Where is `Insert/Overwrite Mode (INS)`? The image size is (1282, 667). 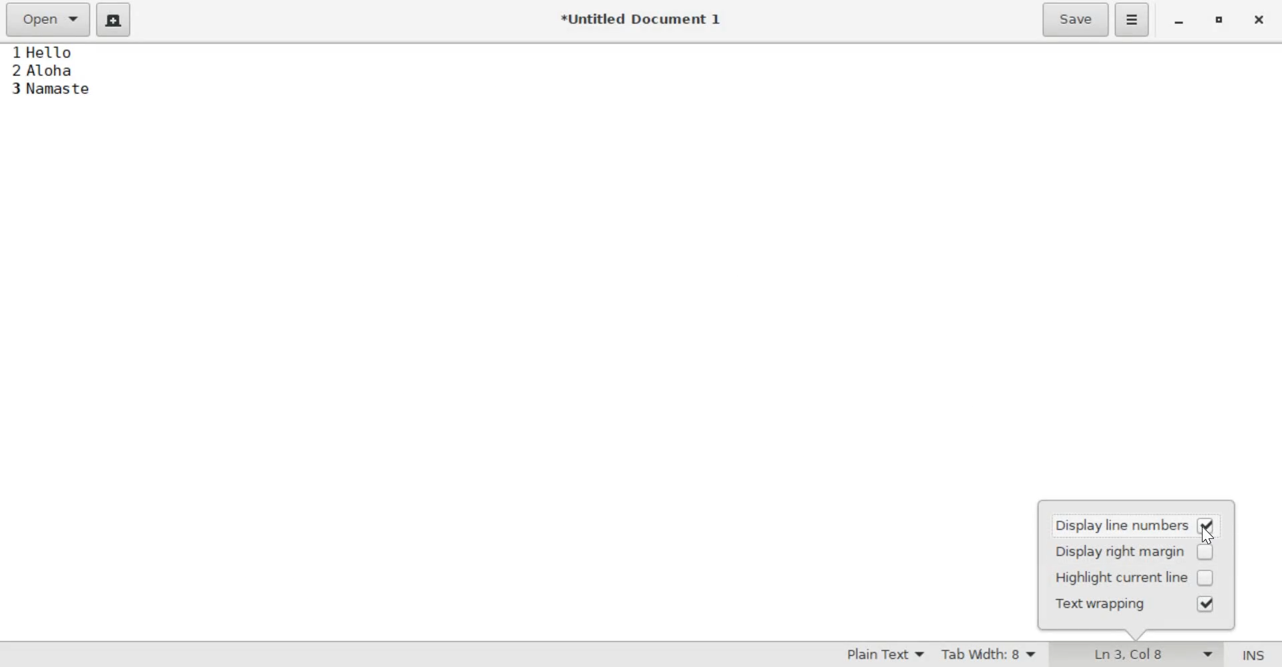 Insert/Overwrite Mode (INS) is located at coordinates (1257, 654).